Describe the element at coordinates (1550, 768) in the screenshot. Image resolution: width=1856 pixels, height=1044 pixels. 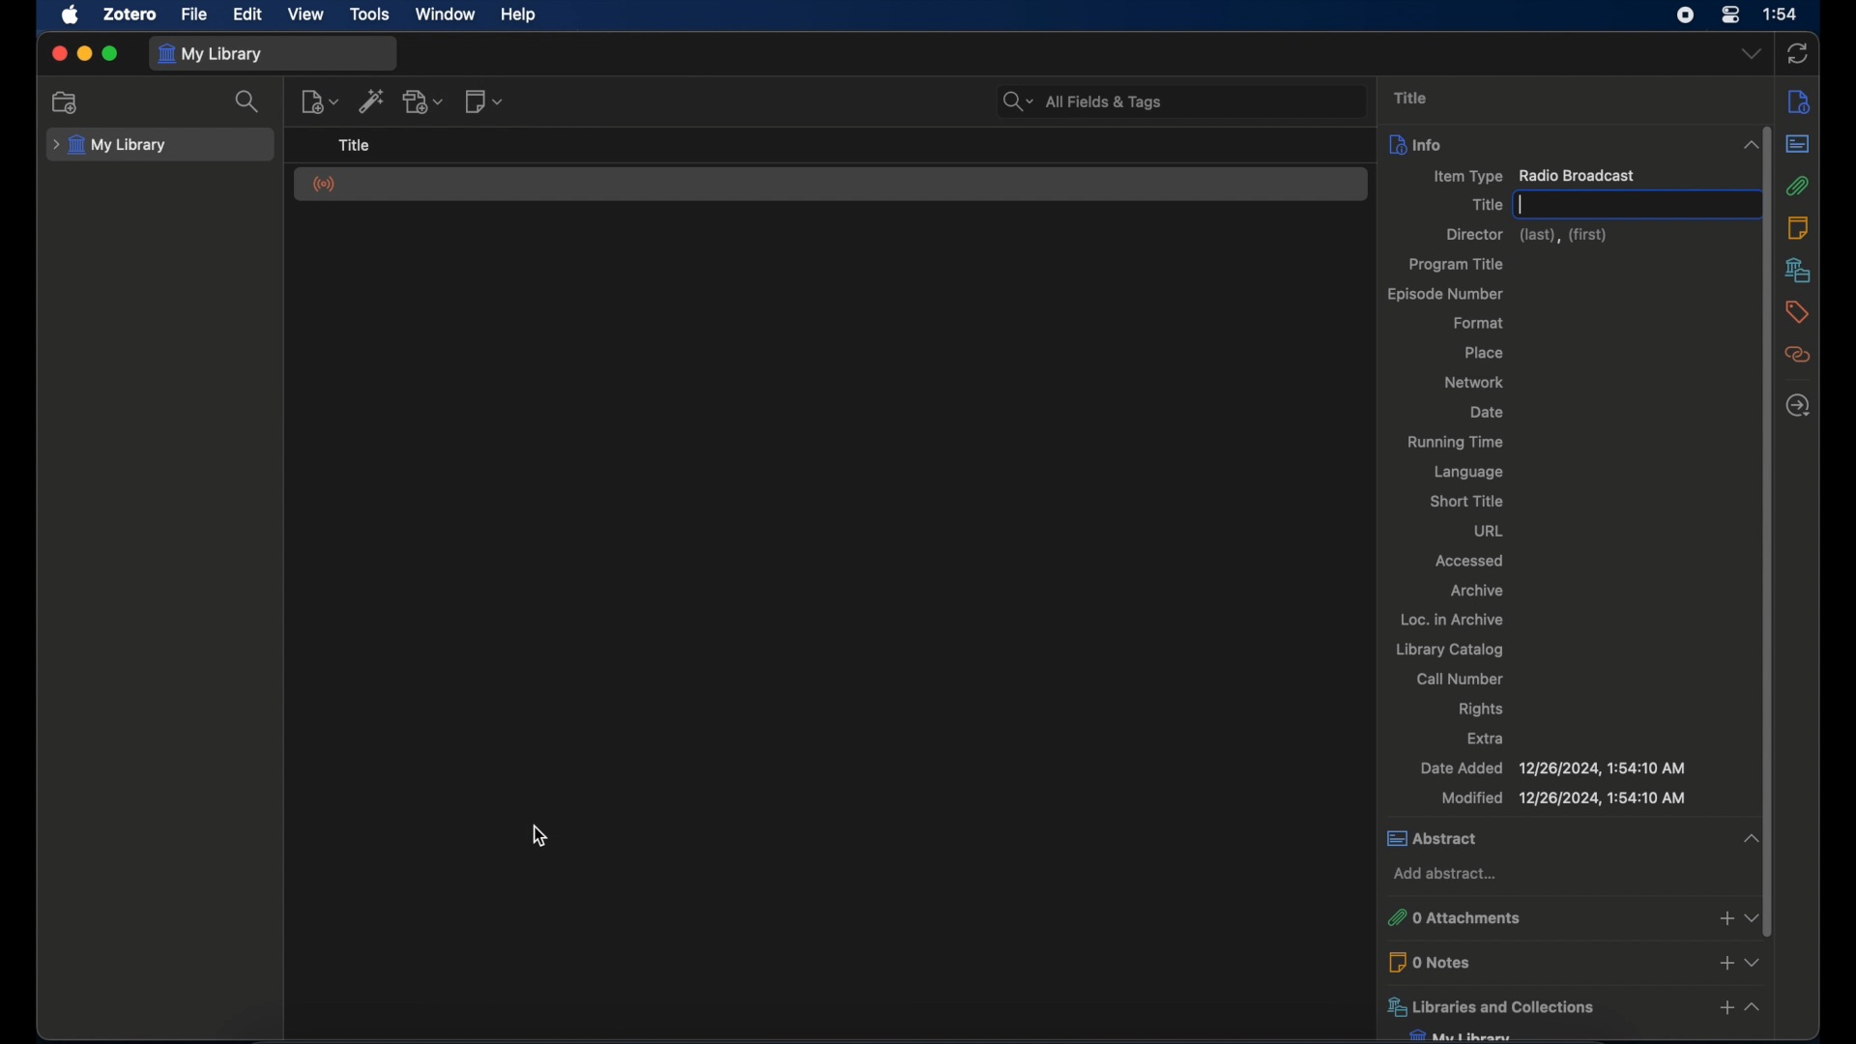
I see `date added 12/26/2024, 1:54:10 AM` at that location.